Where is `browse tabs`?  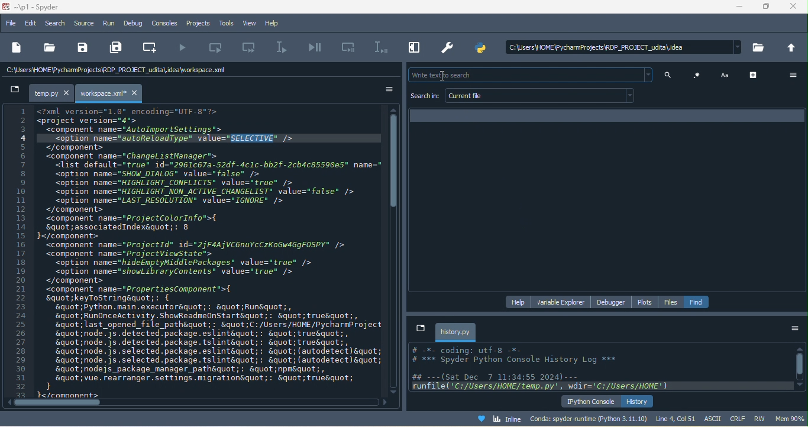
browse tabs is located at coordinates (14, 92).